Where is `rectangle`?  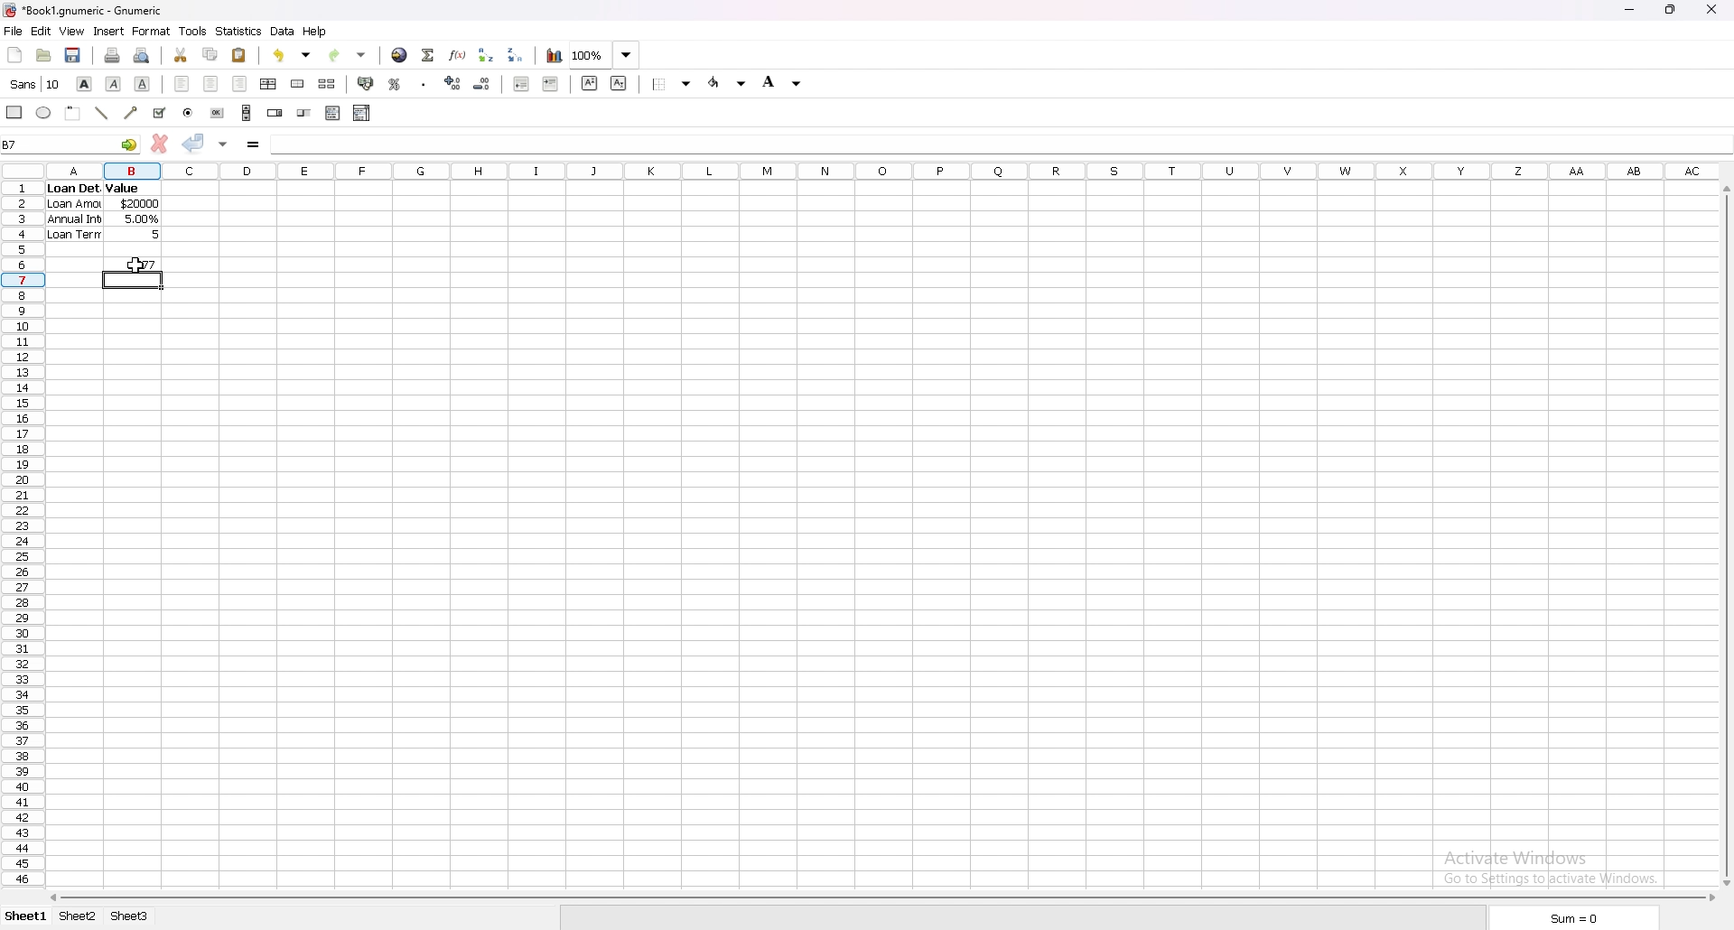 rectangle is located at coordinates (14, 111).